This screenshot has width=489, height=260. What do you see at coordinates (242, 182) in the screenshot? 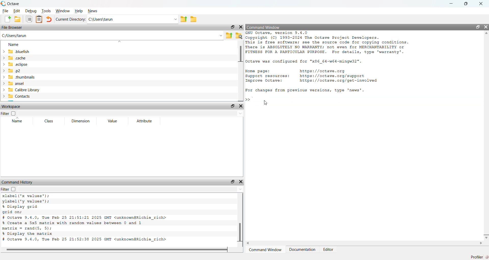
I see `close` at bounding box center [242, 182].